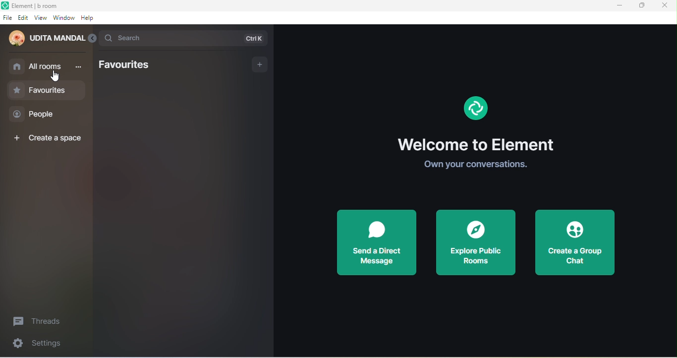  I want to click on edit, so click(24, 18).